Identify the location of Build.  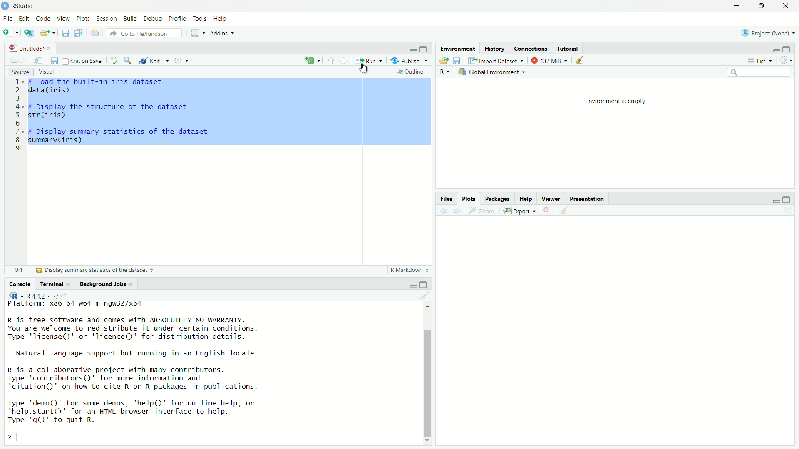
(130, 18).